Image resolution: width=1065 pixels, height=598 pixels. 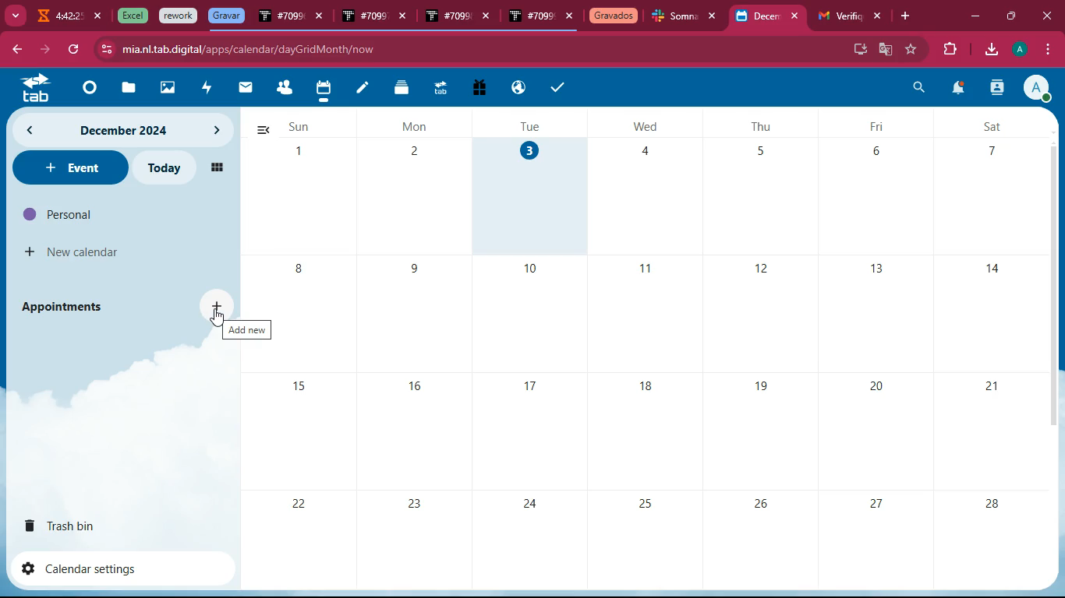 What do you see at coordinates (248, 49) in the screenshot?
I see `url` at bounding box center [248, 49].